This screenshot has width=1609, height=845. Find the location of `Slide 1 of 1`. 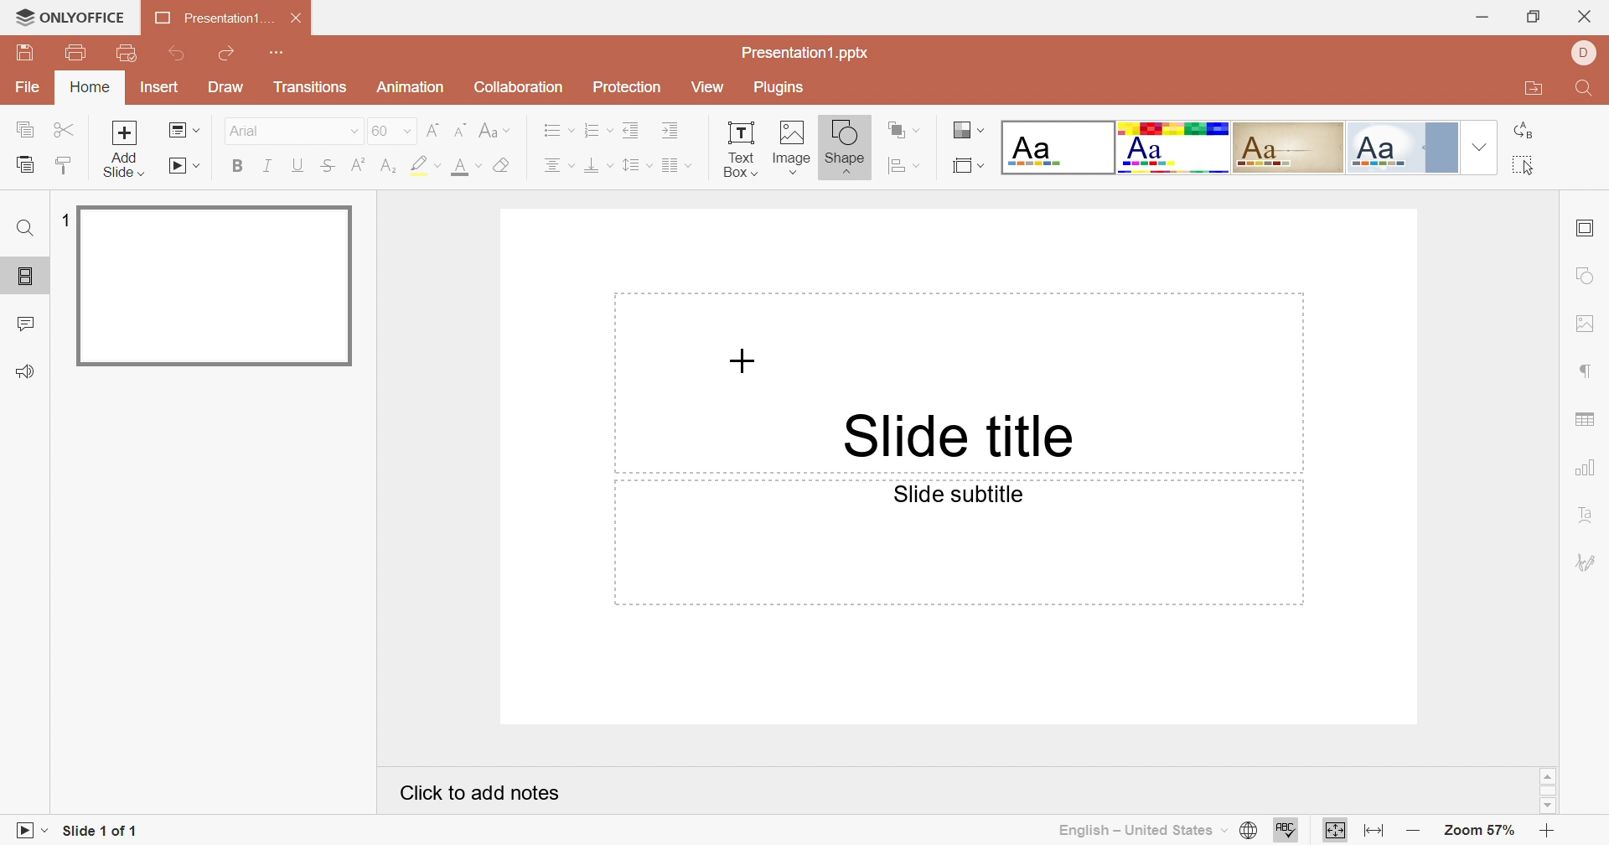

Slide 1 of 1 is located at coordinates (96, 832).